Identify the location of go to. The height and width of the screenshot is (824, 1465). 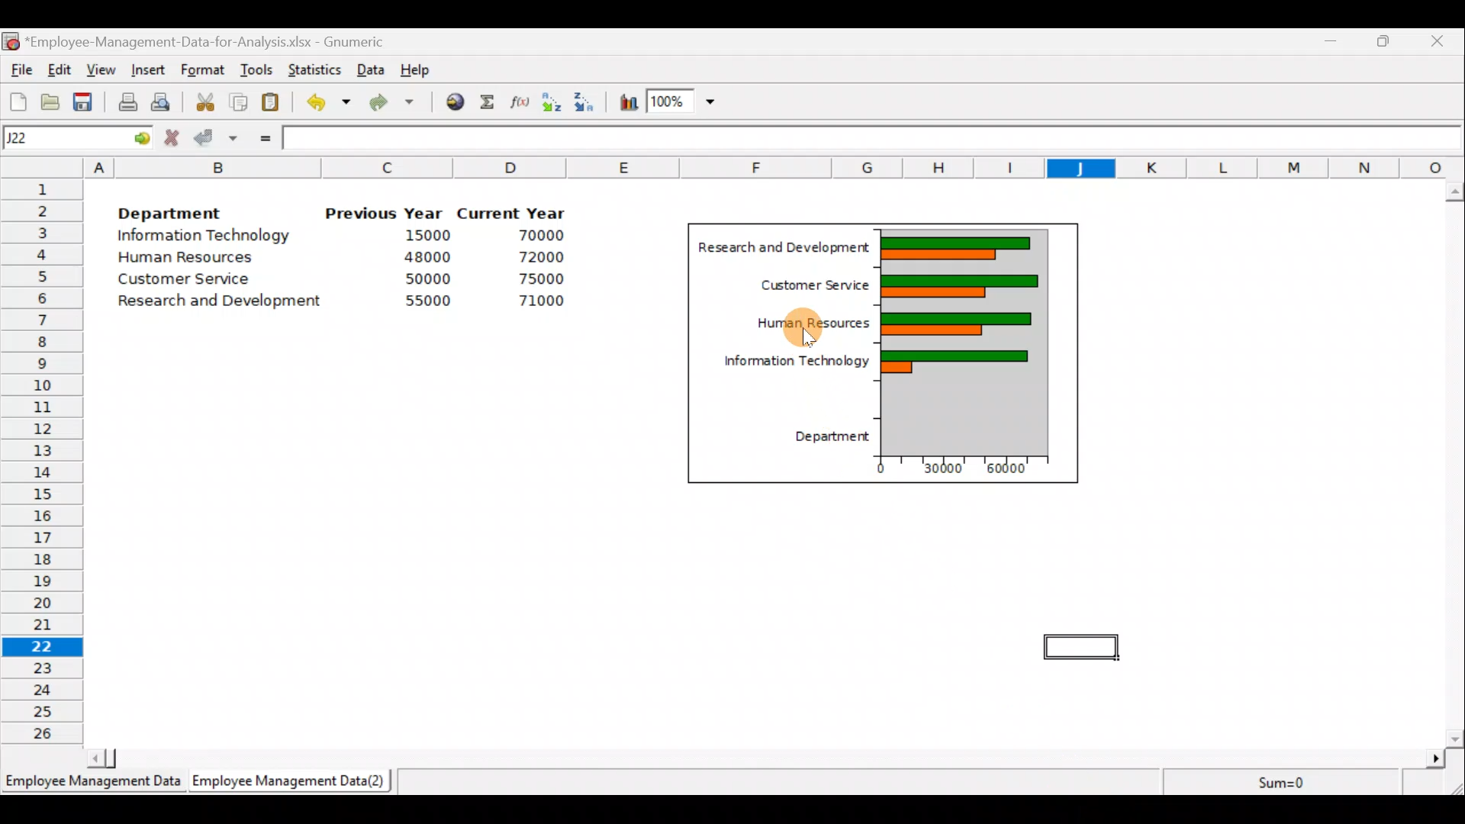
(140, 138).